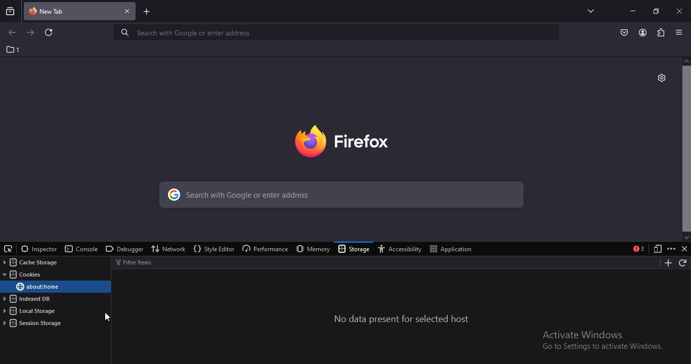  I want to click on storage, so click(355, 250).